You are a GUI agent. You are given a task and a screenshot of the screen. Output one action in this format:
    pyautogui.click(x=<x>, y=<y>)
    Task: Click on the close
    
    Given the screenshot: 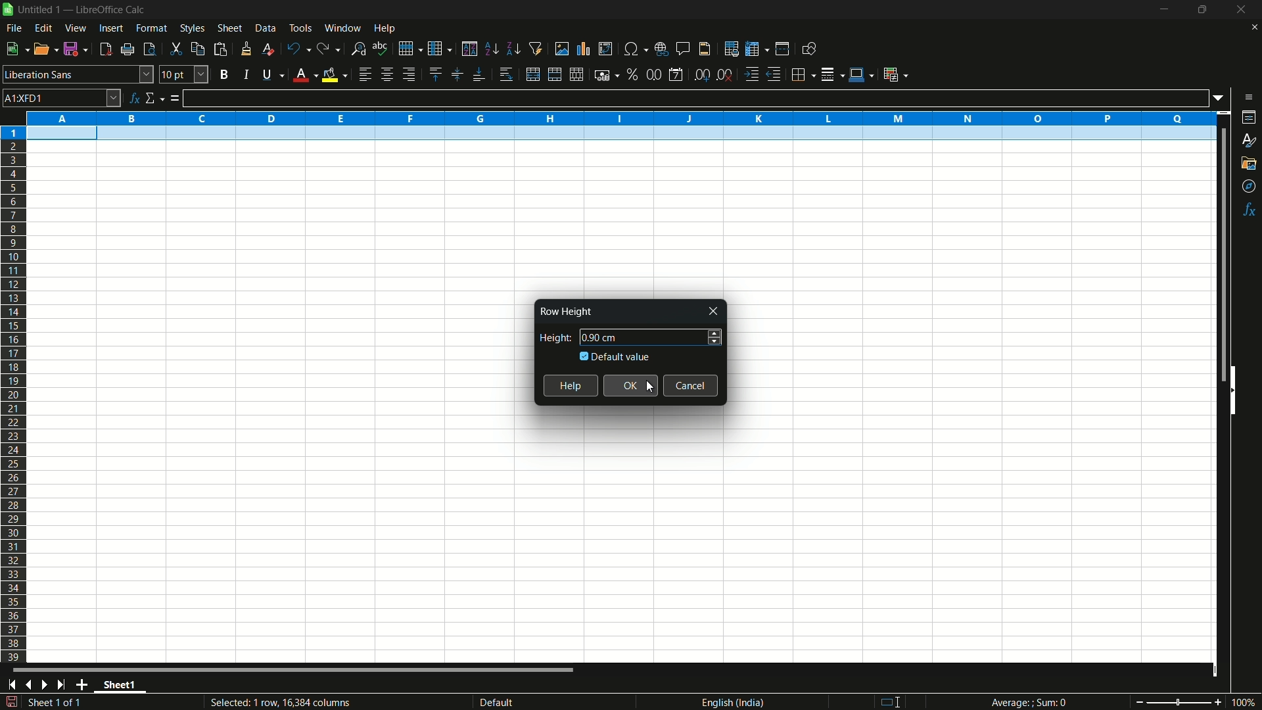 What is the action you would take?
    pyautogui.click(x=714, y=312)
    